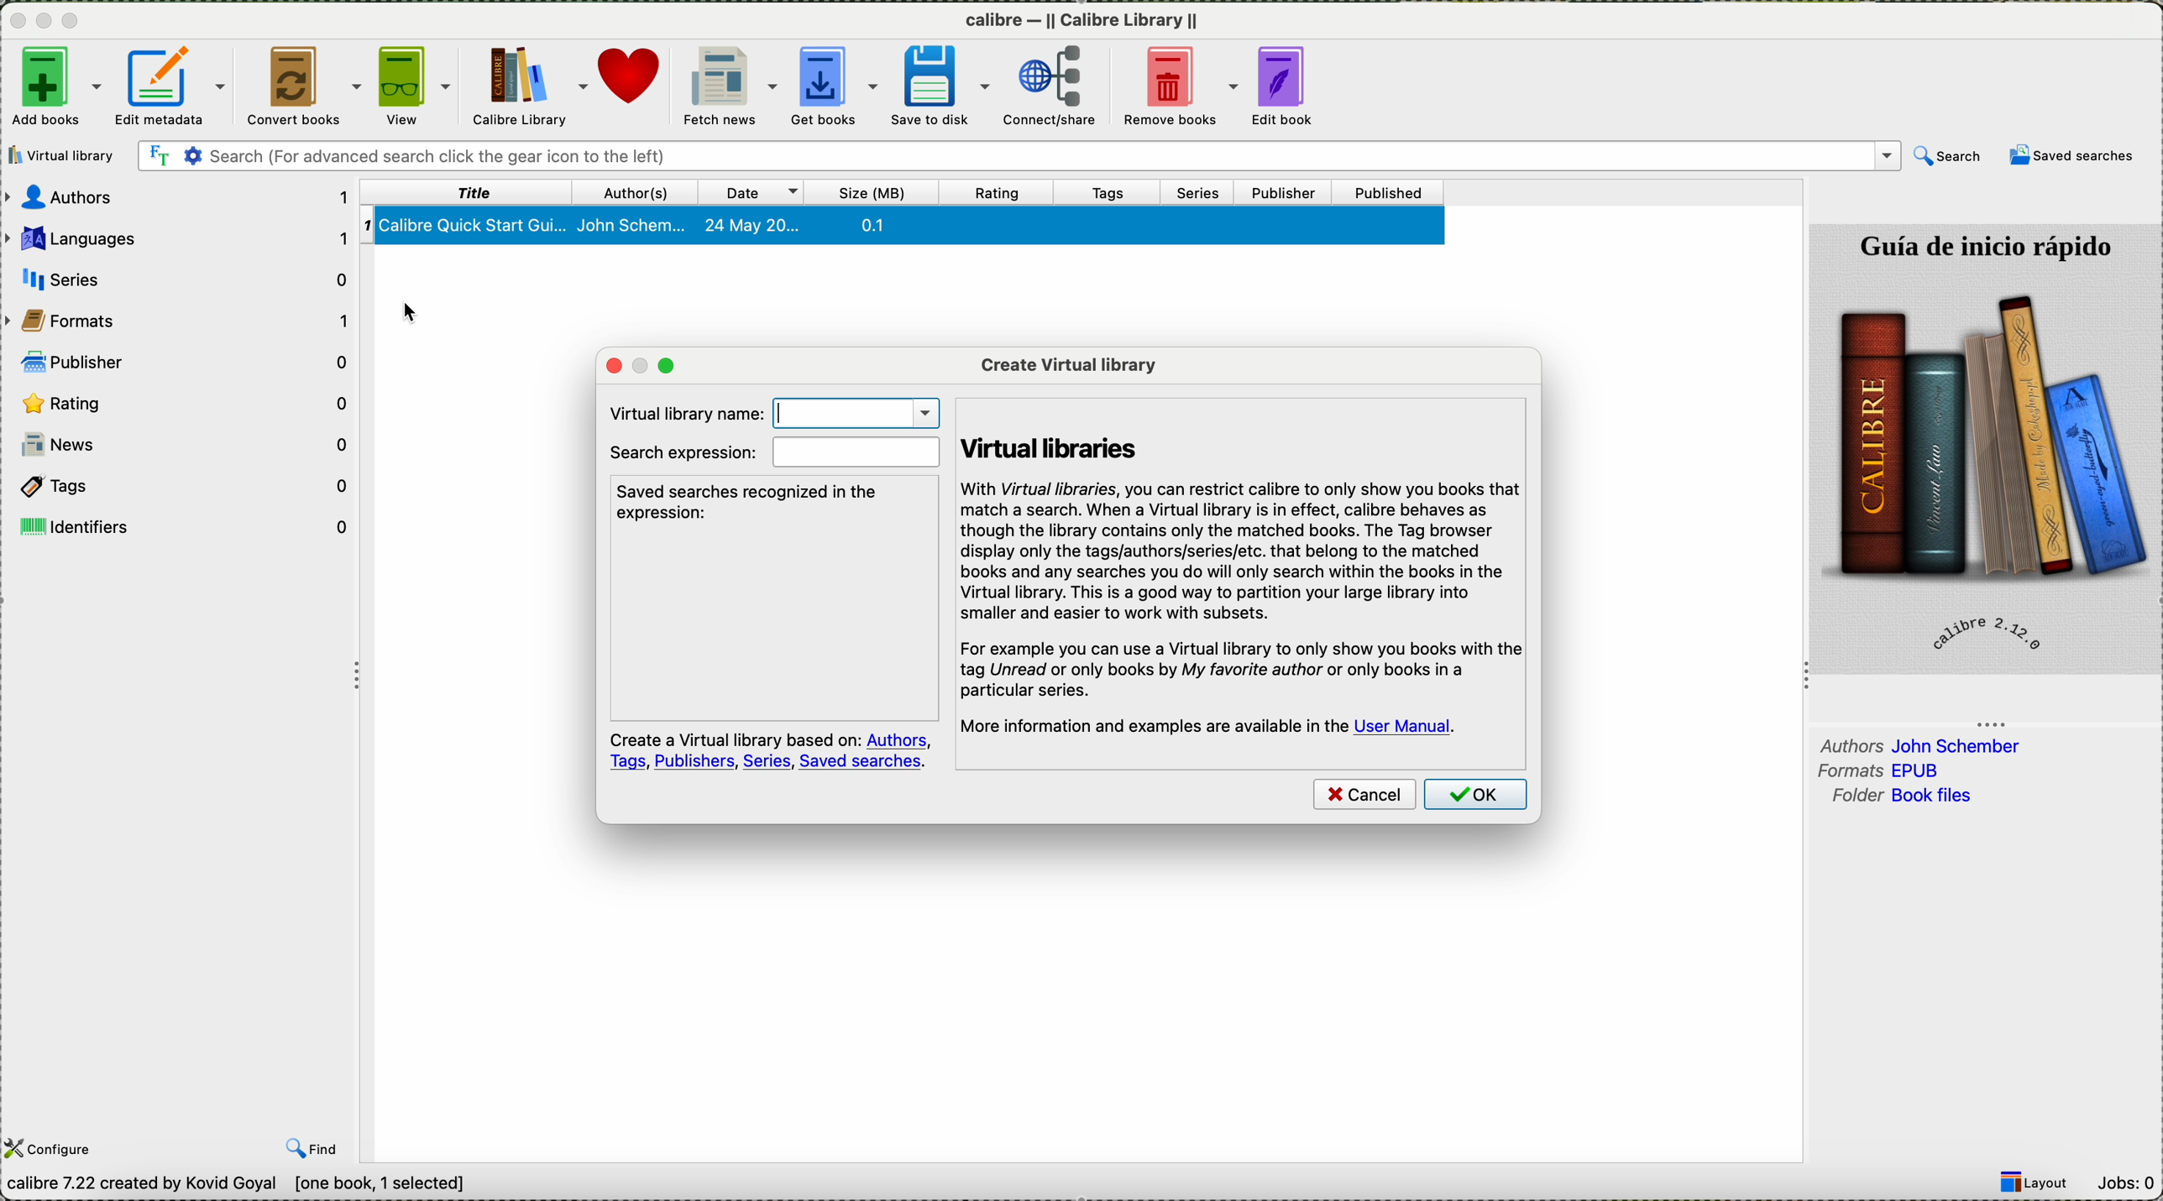  Describe the element at coordinates (1288, 192) in the screenshot. I see `publisher` at that location.